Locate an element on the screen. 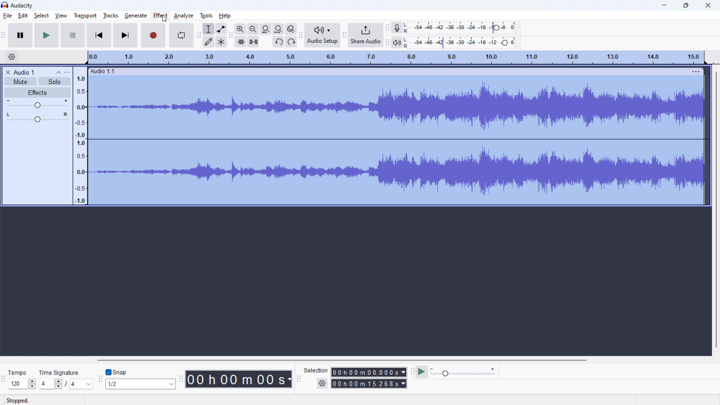  menu is located at coordinates (697, 71).